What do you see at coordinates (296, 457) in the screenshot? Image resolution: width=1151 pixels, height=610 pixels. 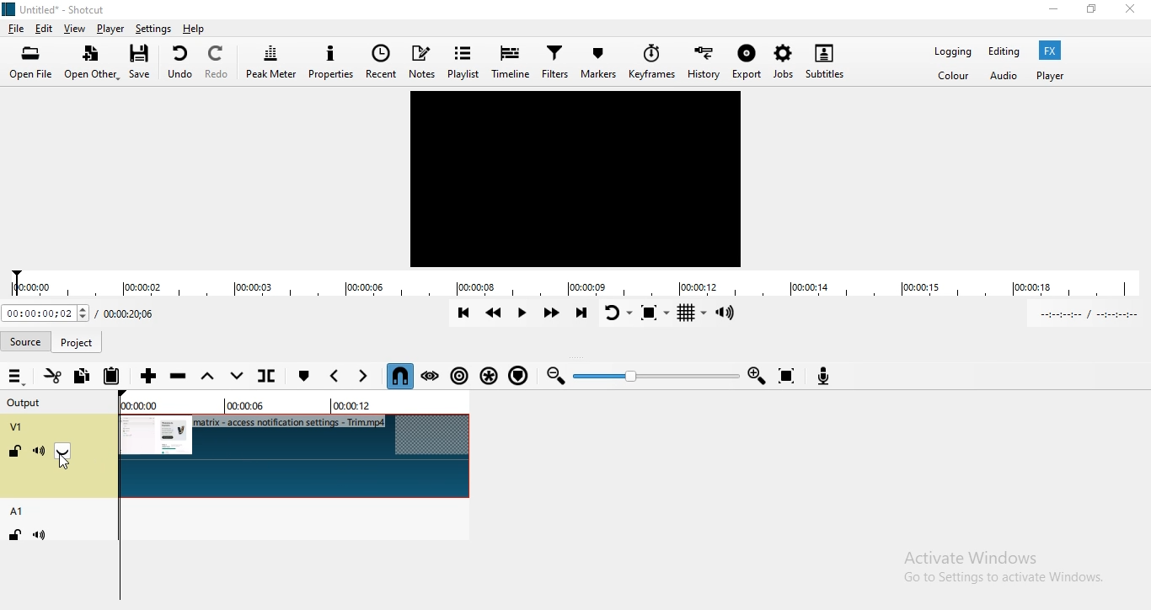 I see `Video track` at bounding box center [296, 457].